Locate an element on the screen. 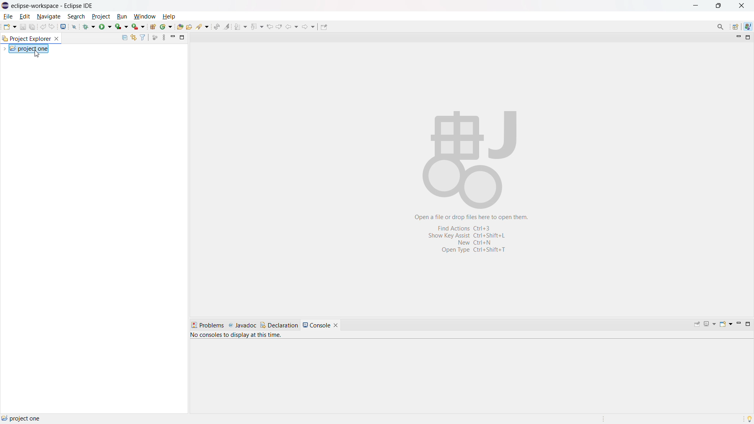 The image size is (754, 424). search is located at coordinates (203, 27).